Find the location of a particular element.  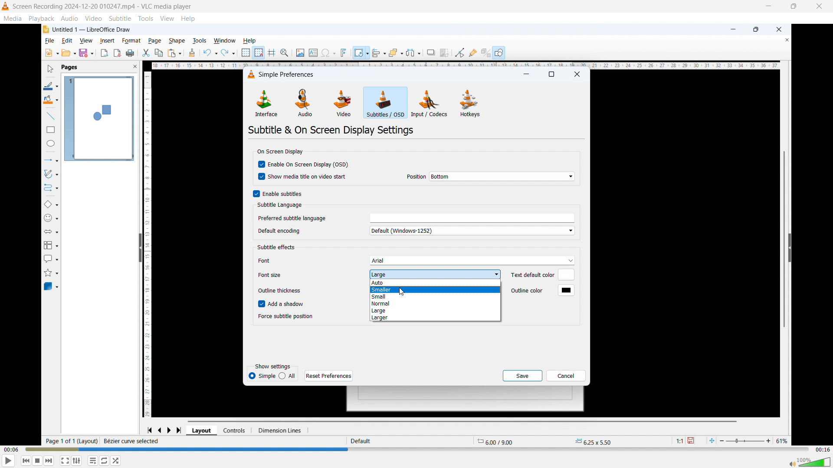

Toggle between loop all, one loop and no loop  is located at coordinates (93, 461).